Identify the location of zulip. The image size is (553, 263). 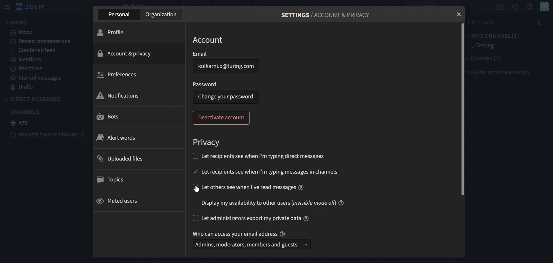
(31, 7).